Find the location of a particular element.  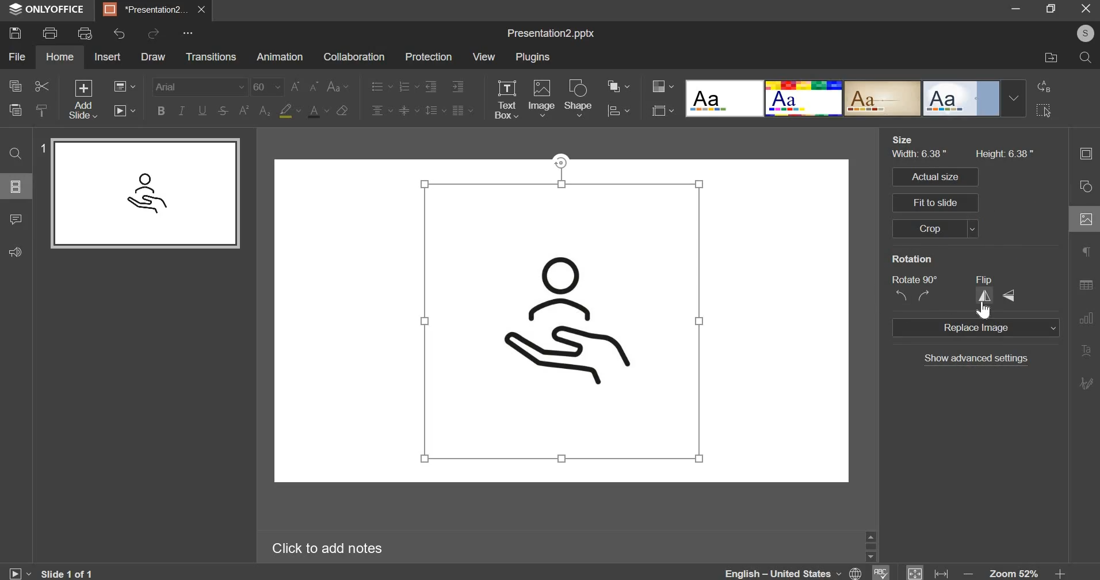

plugins is located at coordinates (532, 57).